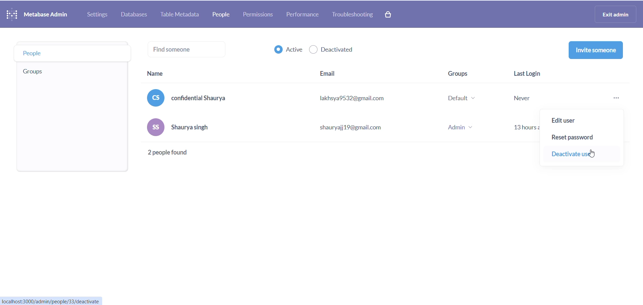 The height and width of the screenshot is (305, 643). I want to click on settings, so click(98, 14).